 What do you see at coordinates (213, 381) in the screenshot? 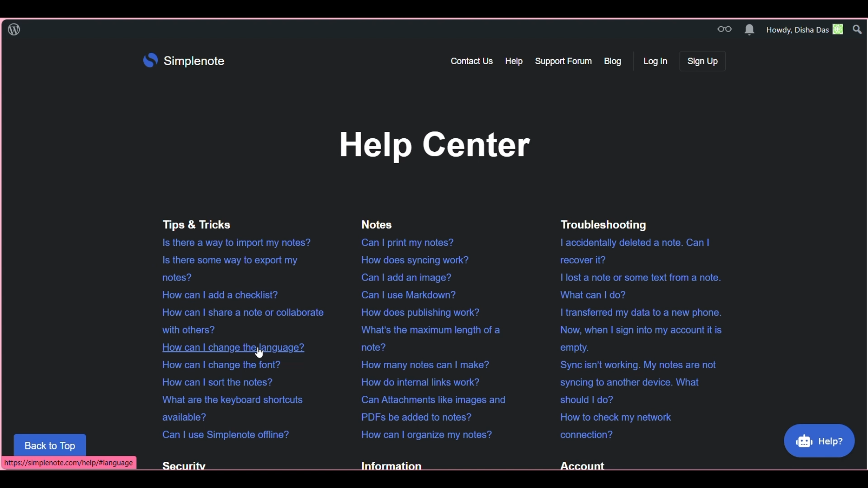
I see `How can | sort the notes?` at bounding box center [213, 381].